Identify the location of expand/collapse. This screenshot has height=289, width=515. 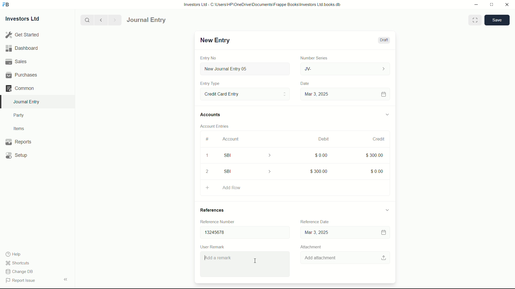
(387, 114).